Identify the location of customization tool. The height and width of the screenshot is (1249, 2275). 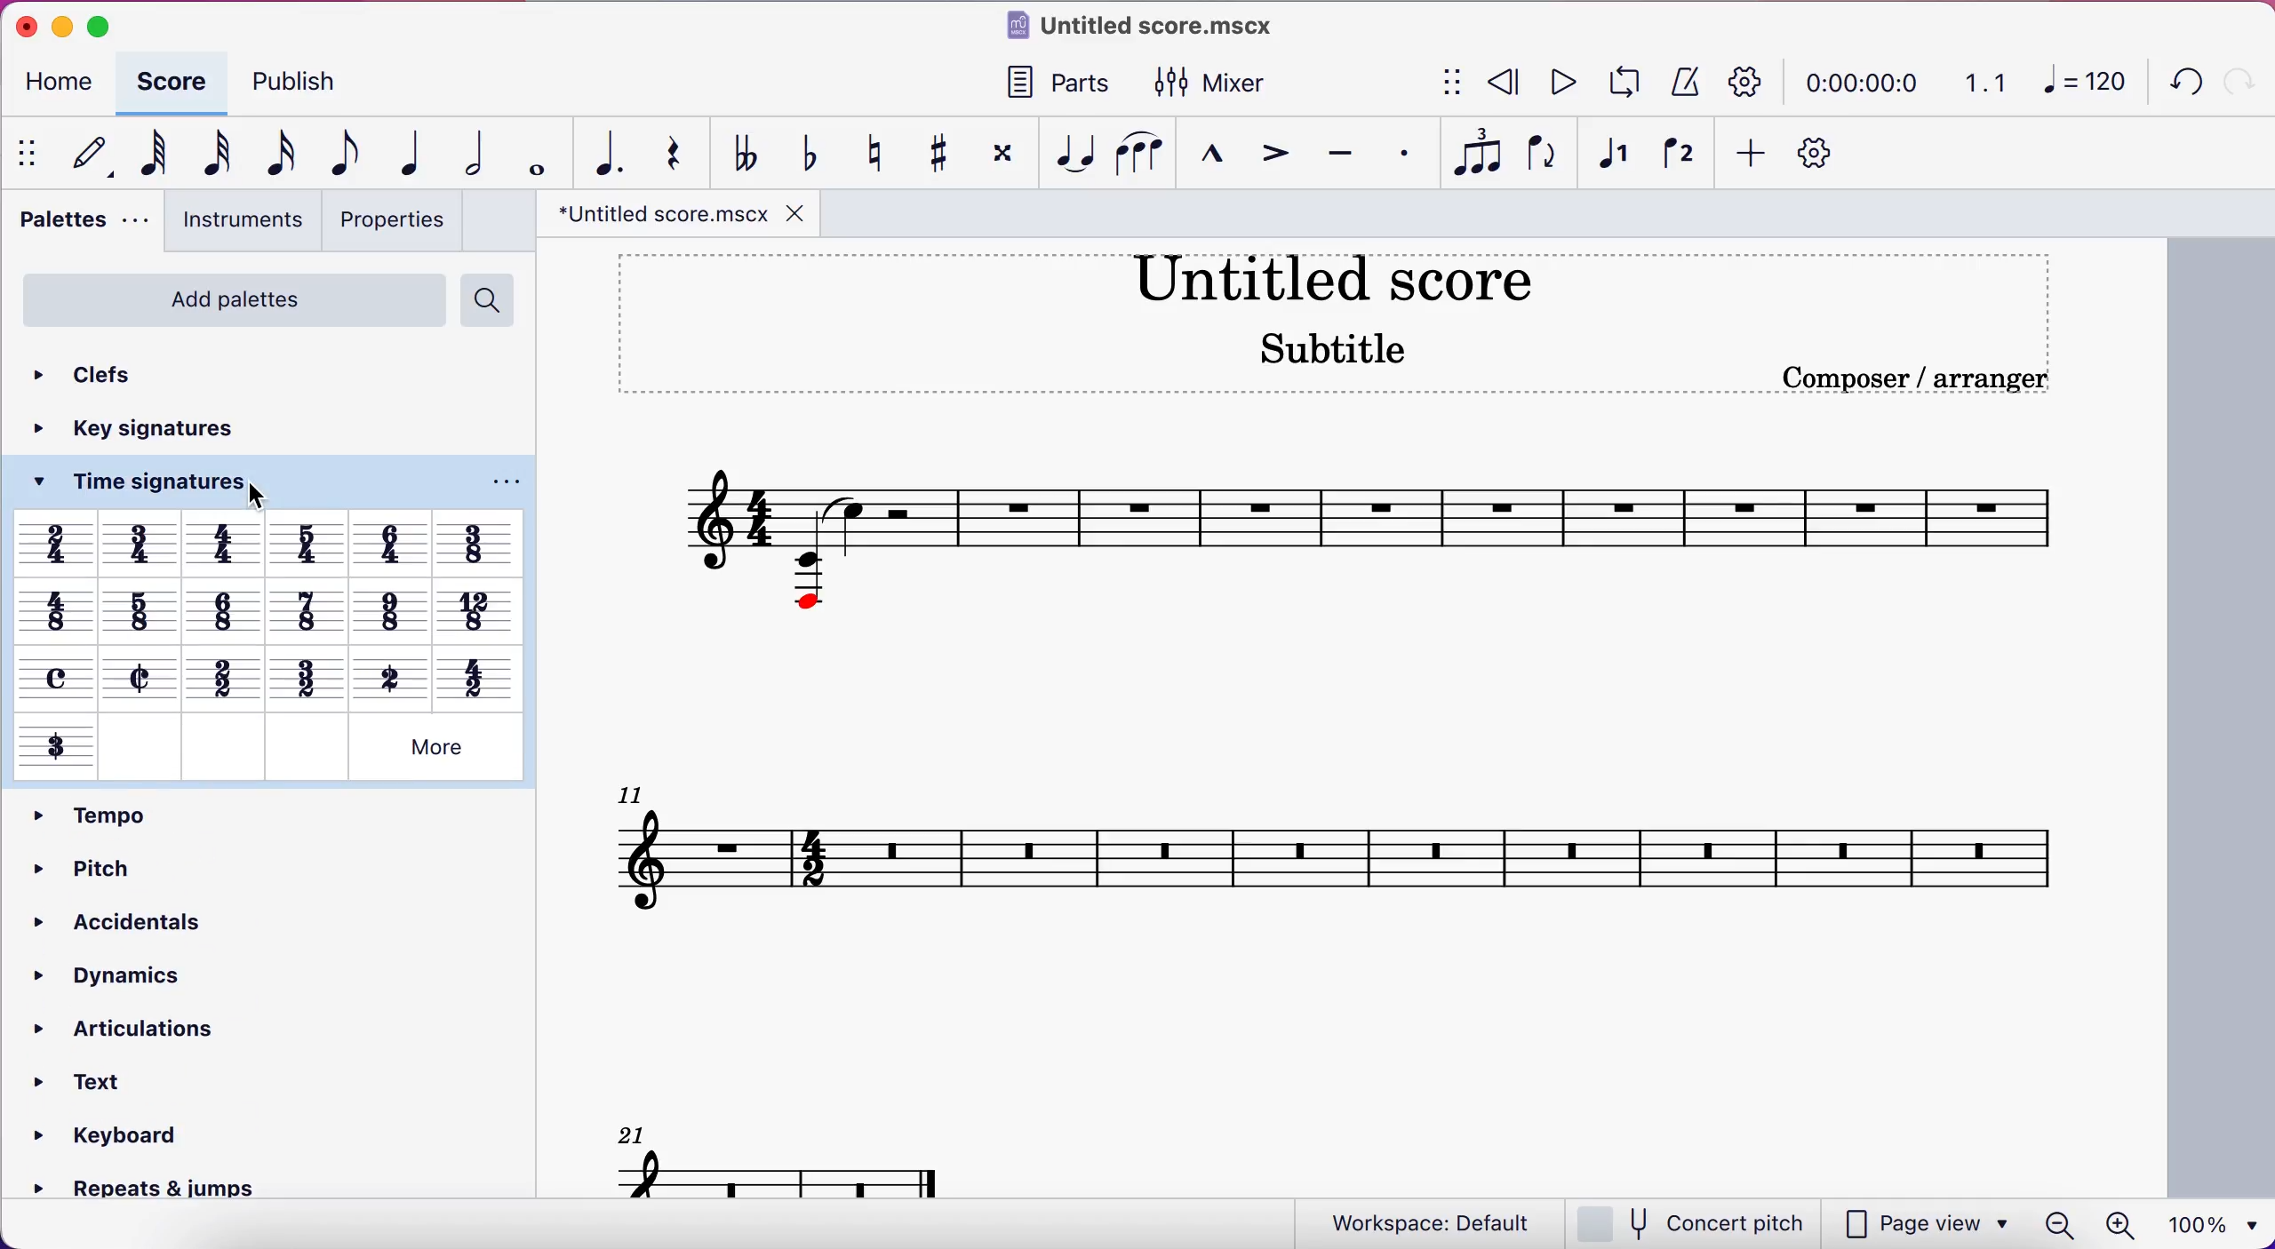
(1827, 154).